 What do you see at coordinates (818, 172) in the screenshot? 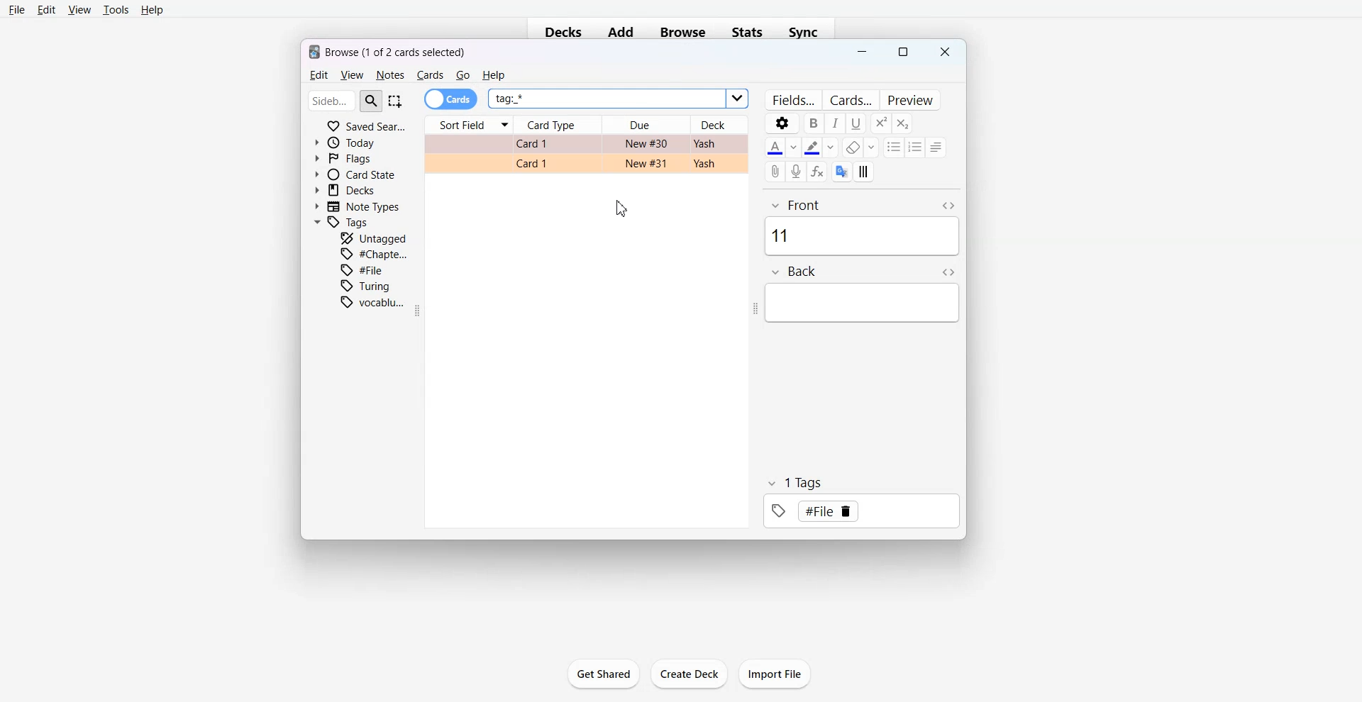
I see `Equation` at bounding box center [818, 172].